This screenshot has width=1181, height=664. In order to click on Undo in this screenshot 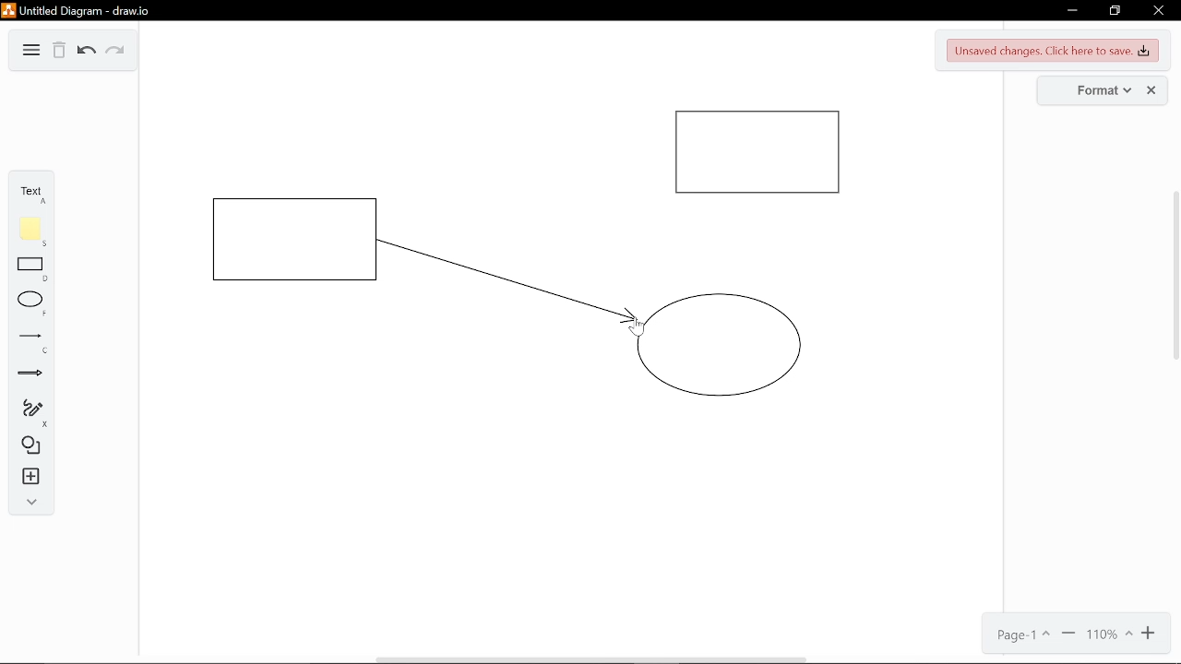, I will do `click(87, 53)`.